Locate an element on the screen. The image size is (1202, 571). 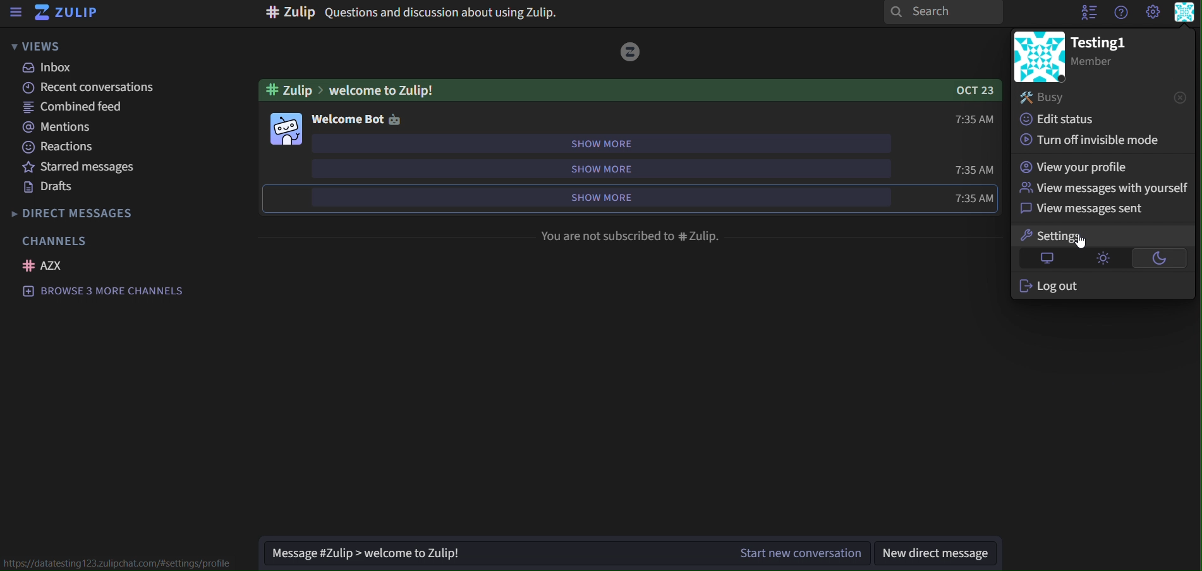
#zulip Question and discussion is located at coordinates (418, 12).